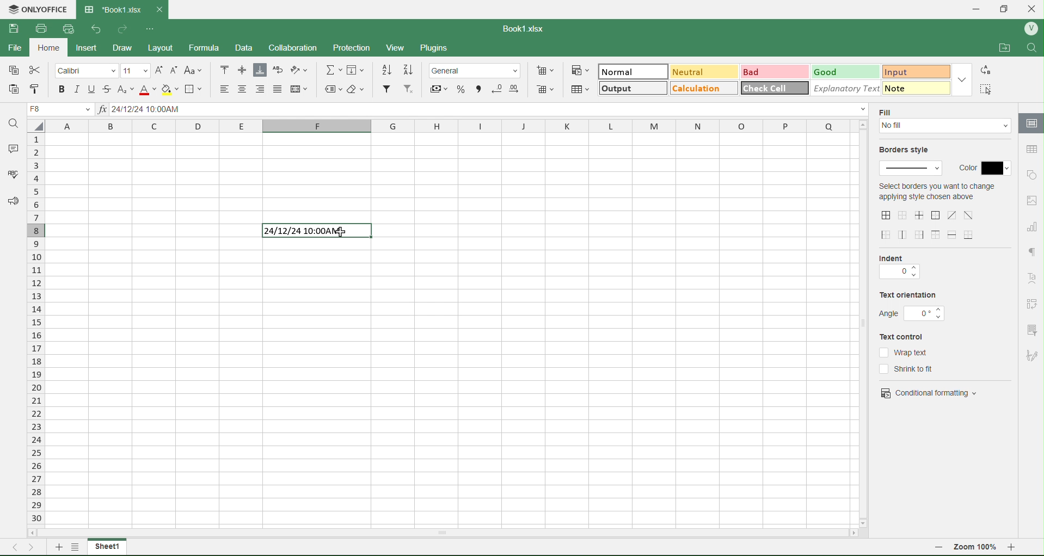 The image size is (1044, 556). What do you see at coordinates (386, 89) in the screenshot?
I see `Filter` at bounding box center [386, 89].